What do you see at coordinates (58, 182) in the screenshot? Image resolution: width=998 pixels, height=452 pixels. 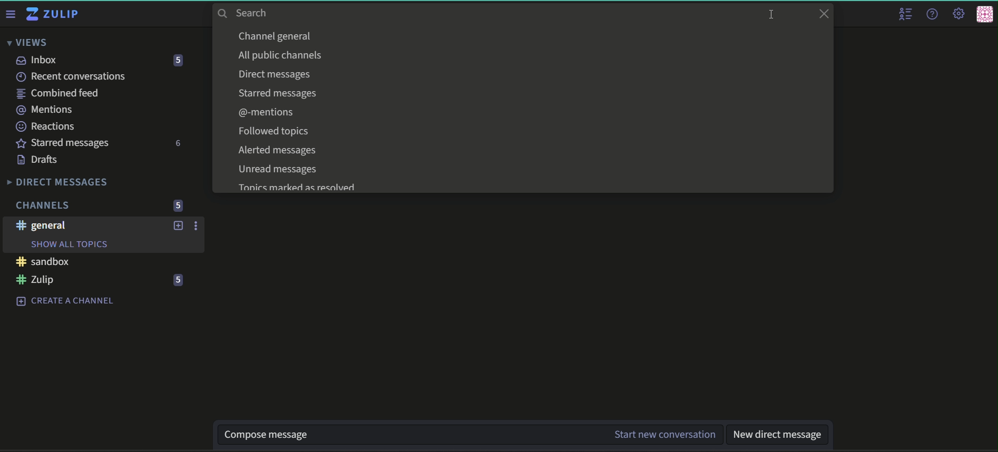 I see `Direct Messages` at bounding box center [58, 182].